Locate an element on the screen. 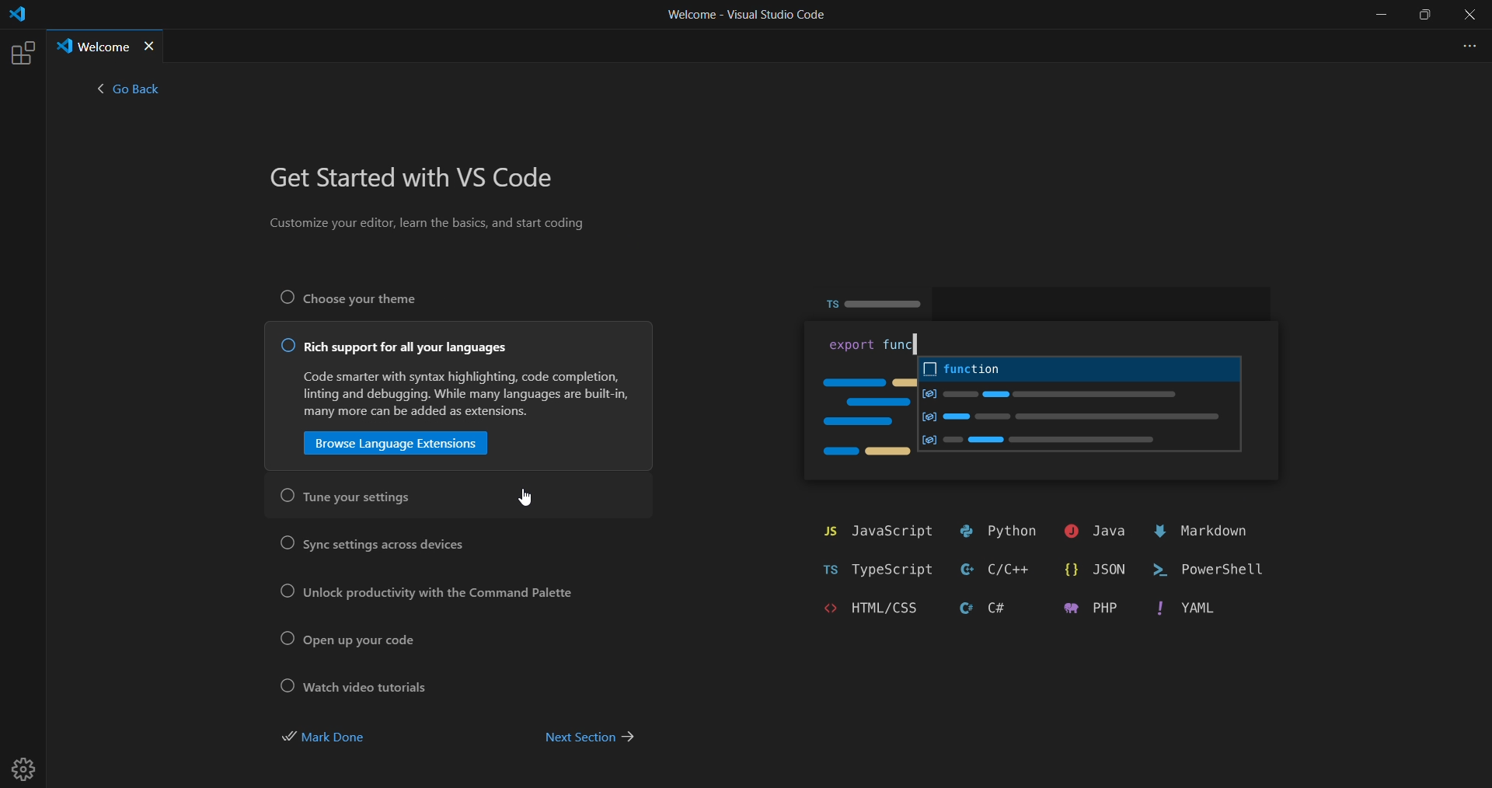 The image size is (1492, 788). settings is located at coordinates (28, 763).